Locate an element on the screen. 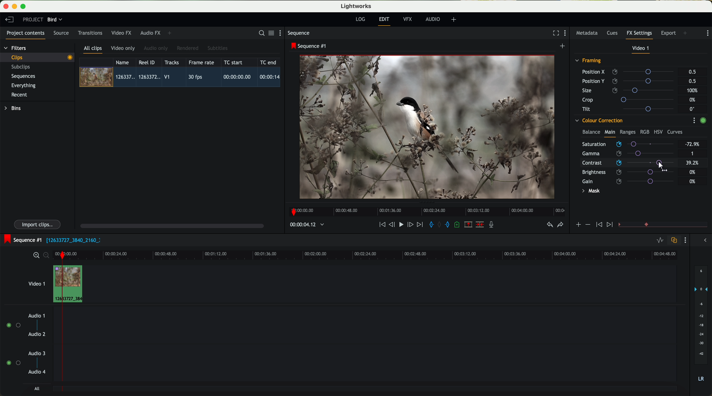  project is located at coordinates (33, 19).